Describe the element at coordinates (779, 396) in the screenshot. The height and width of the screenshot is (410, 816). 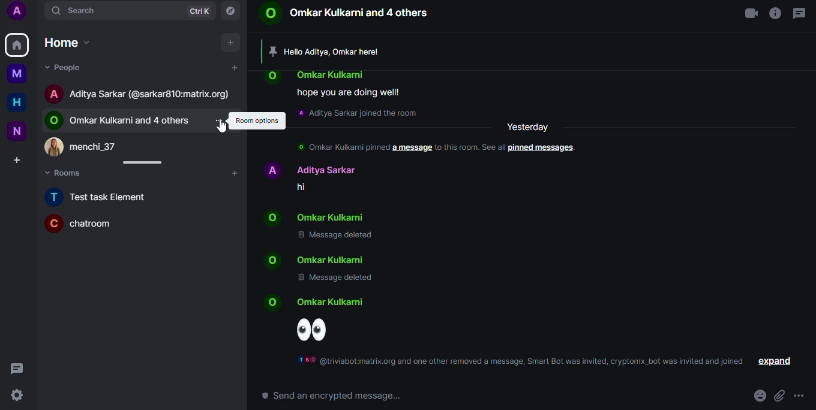
I see `attach` at that location.